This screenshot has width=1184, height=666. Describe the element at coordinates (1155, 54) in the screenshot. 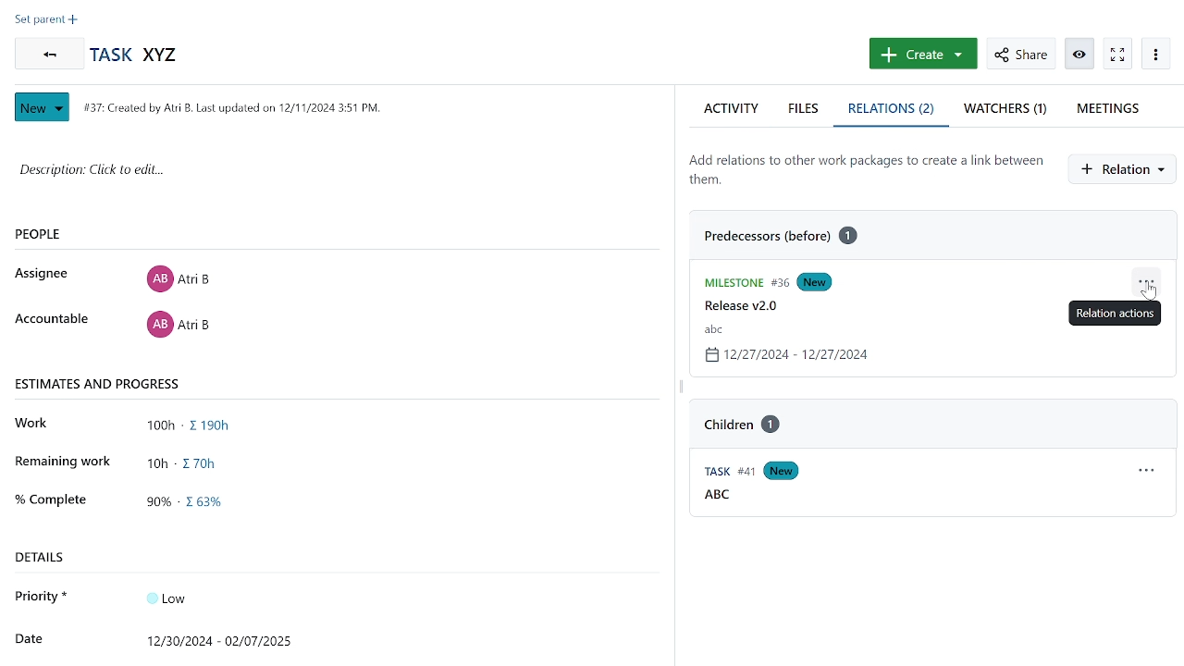

I see `more options` at that location.